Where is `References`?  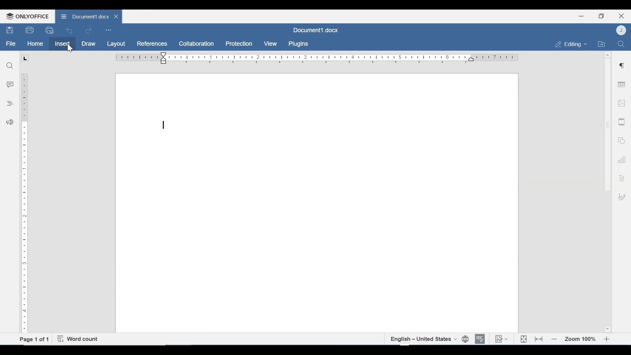 References is located at coordinates (151, 44).